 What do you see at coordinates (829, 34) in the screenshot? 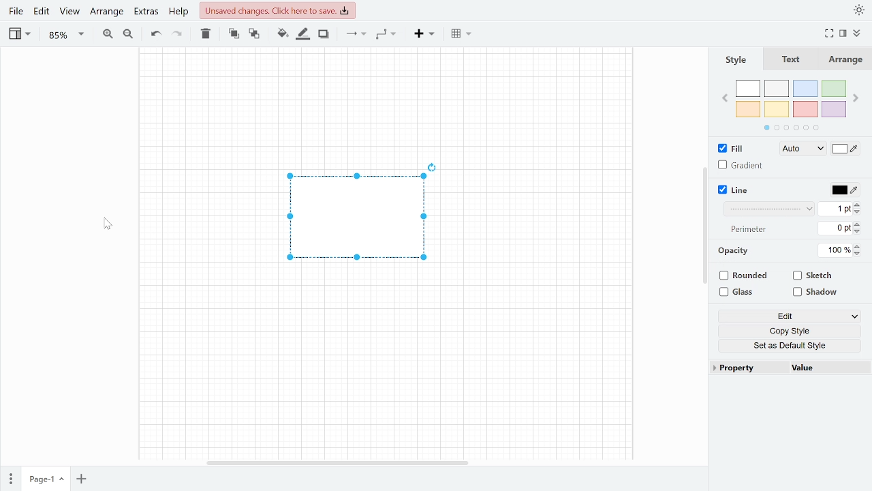
I see `Fullscreen` at bounding box center [829, 34].